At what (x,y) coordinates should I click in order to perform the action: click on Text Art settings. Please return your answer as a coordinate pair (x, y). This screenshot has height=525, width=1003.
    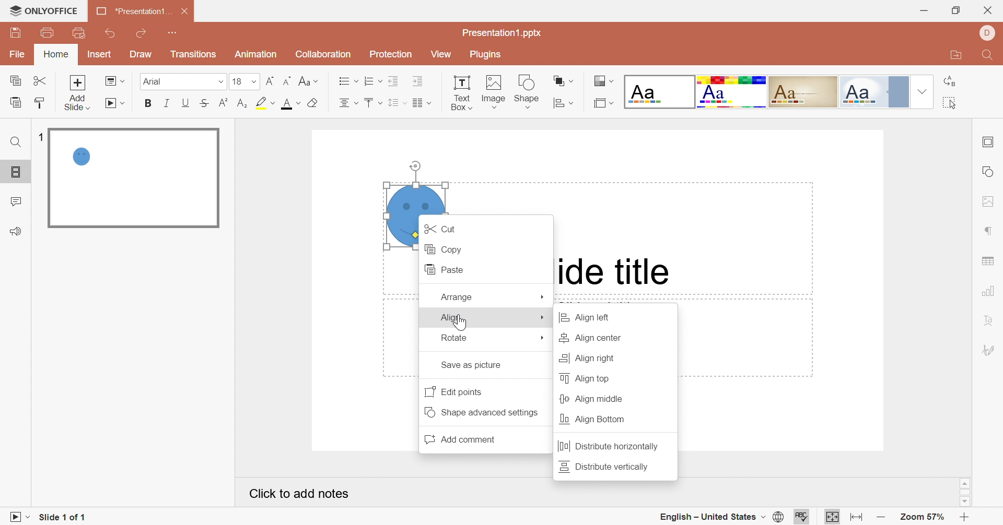
    Looking at the image, I should click on (989, 320).